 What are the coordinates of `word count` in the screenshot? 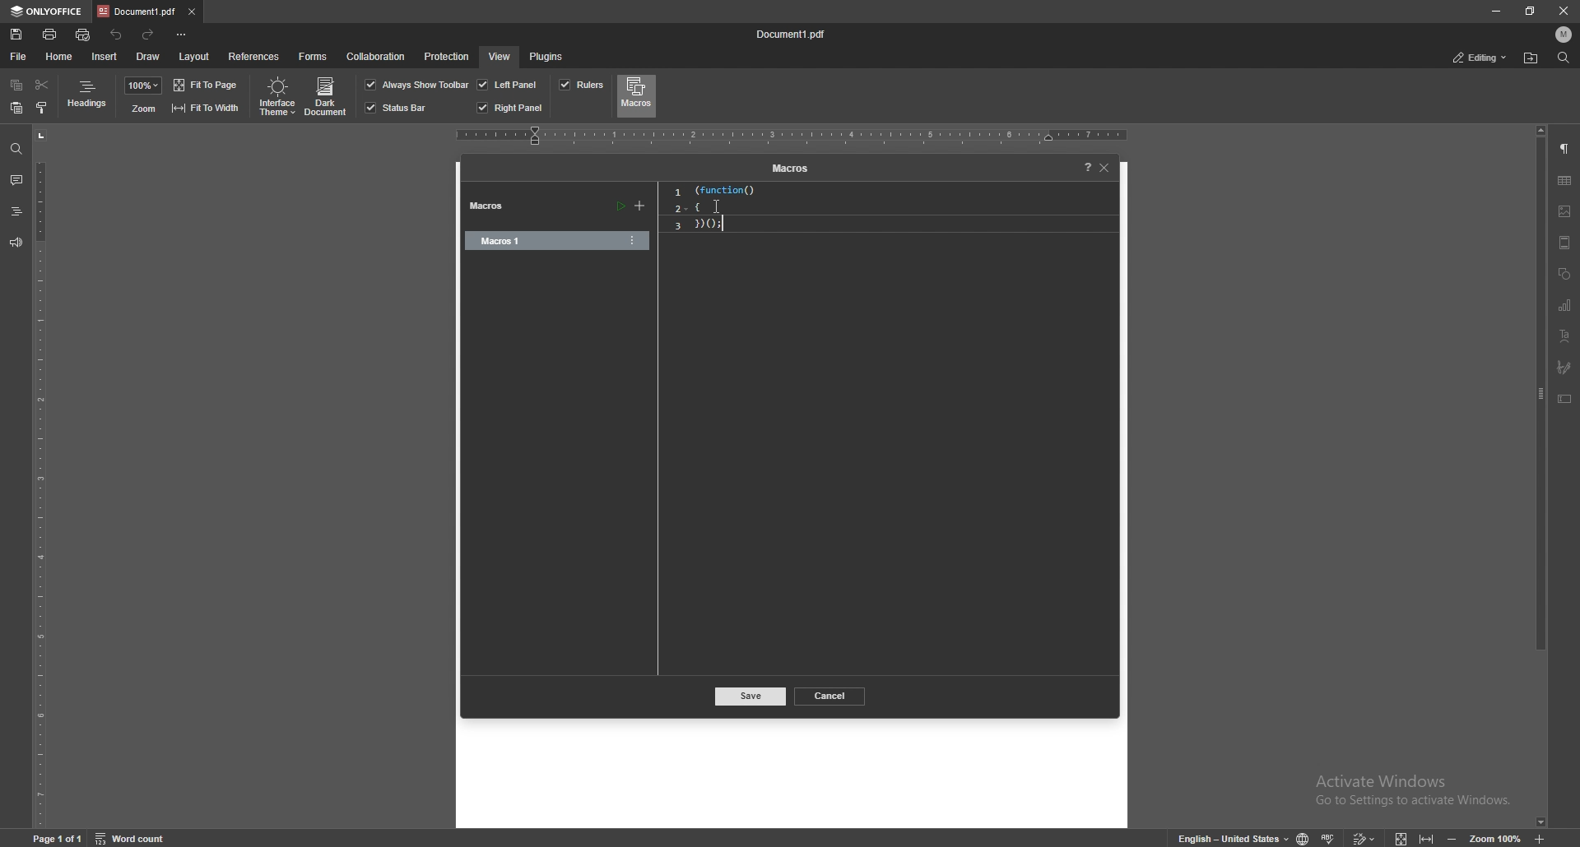 It's located at (138, 838).